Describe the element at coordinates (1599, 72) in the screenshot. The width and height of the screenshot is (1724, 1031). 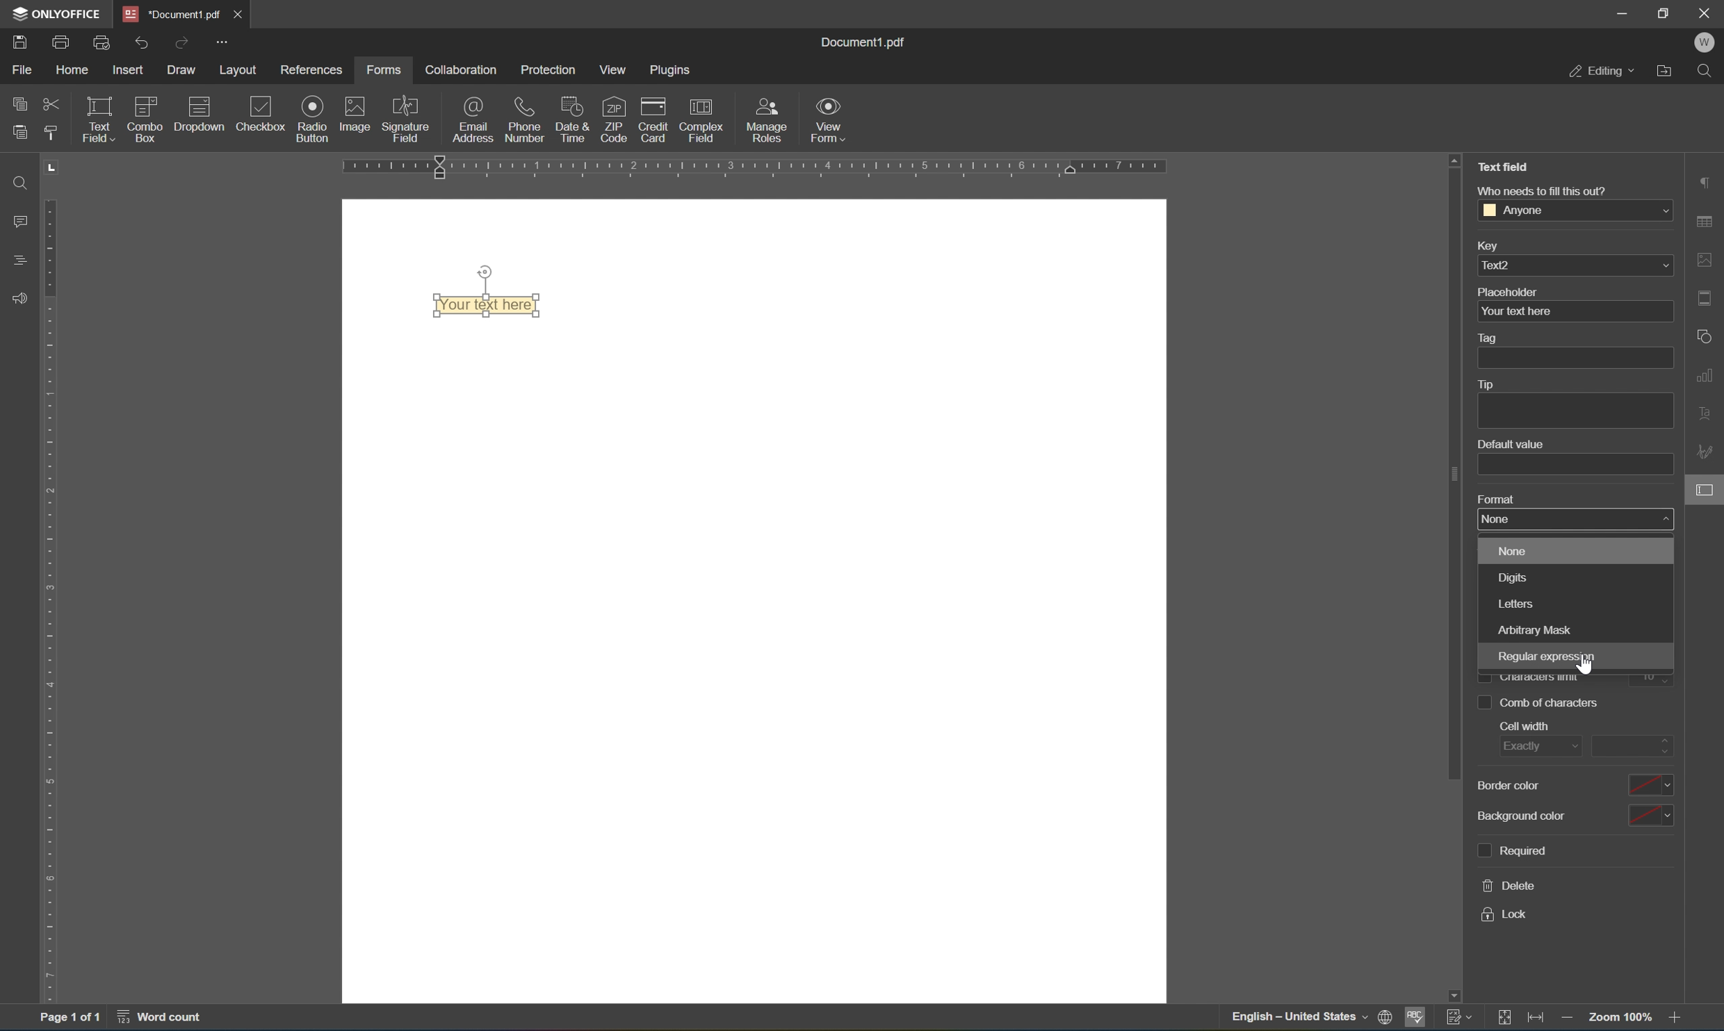
I see `editing` at that location.